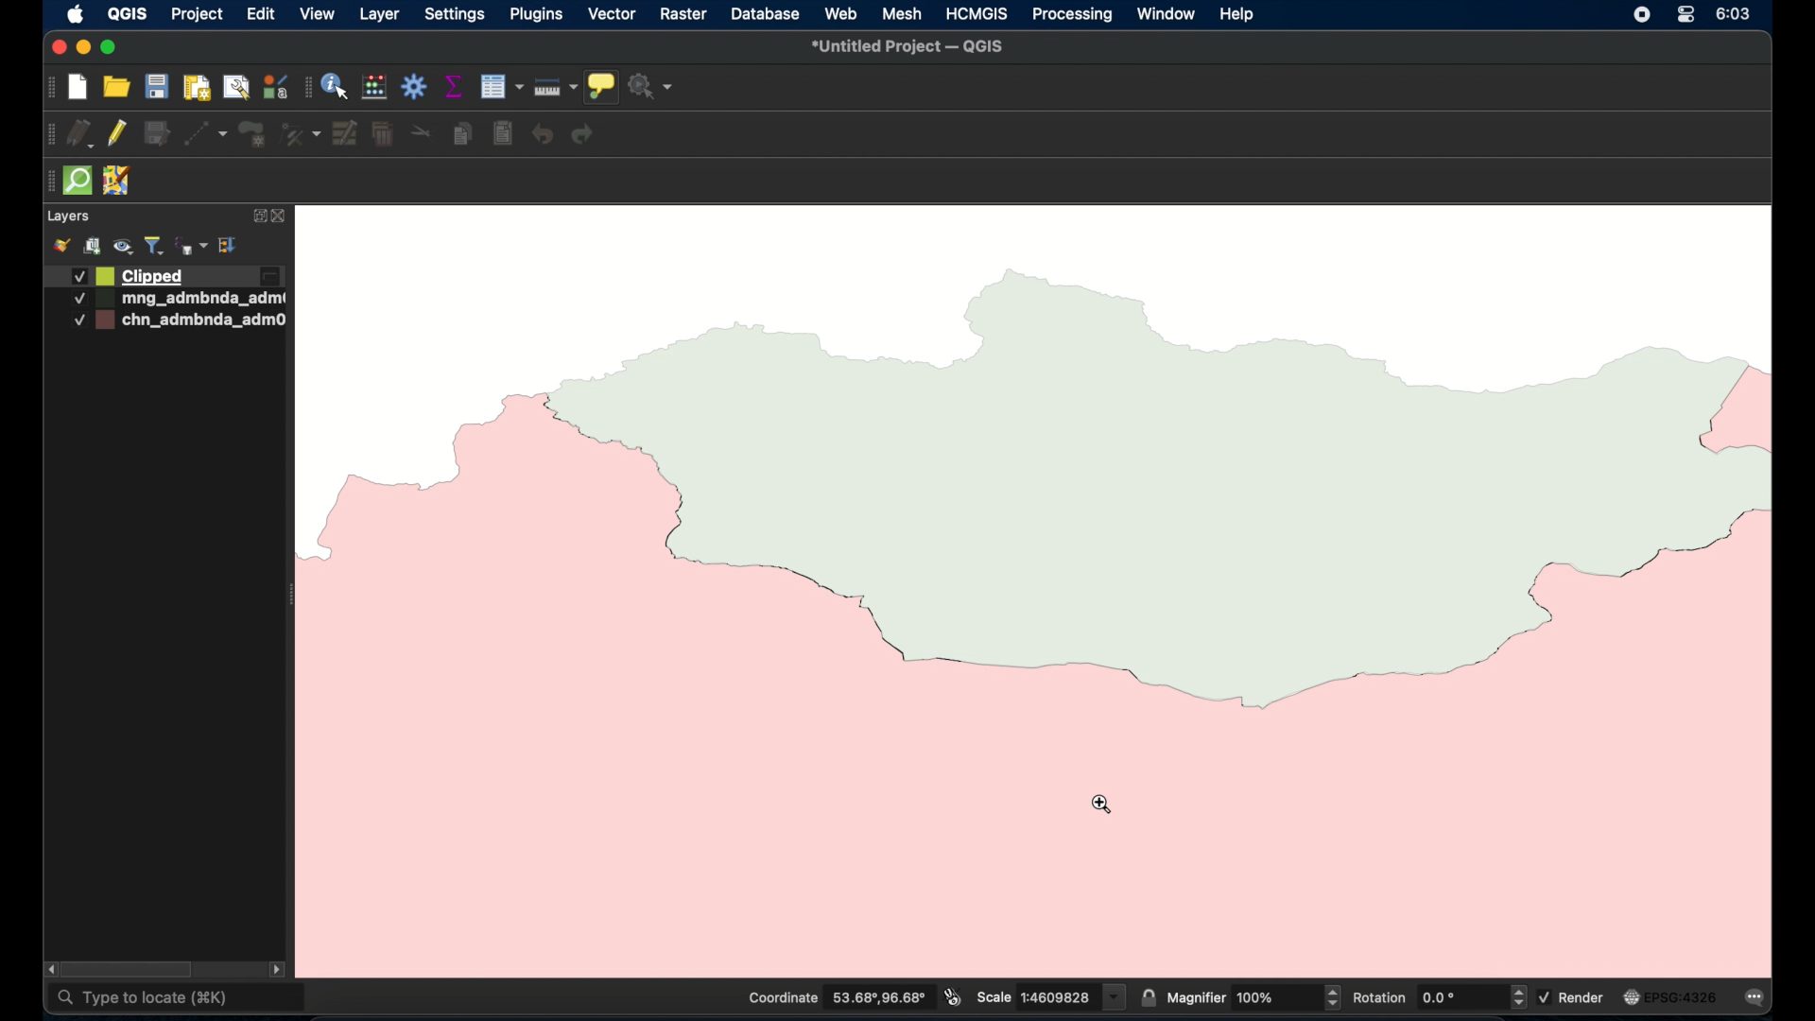 Image resolution: width=1815 pixels, height=1021 pixels. Describe the element at coordinates (306, 88) in the screenshot. I see `attributes toolbar` at that location.